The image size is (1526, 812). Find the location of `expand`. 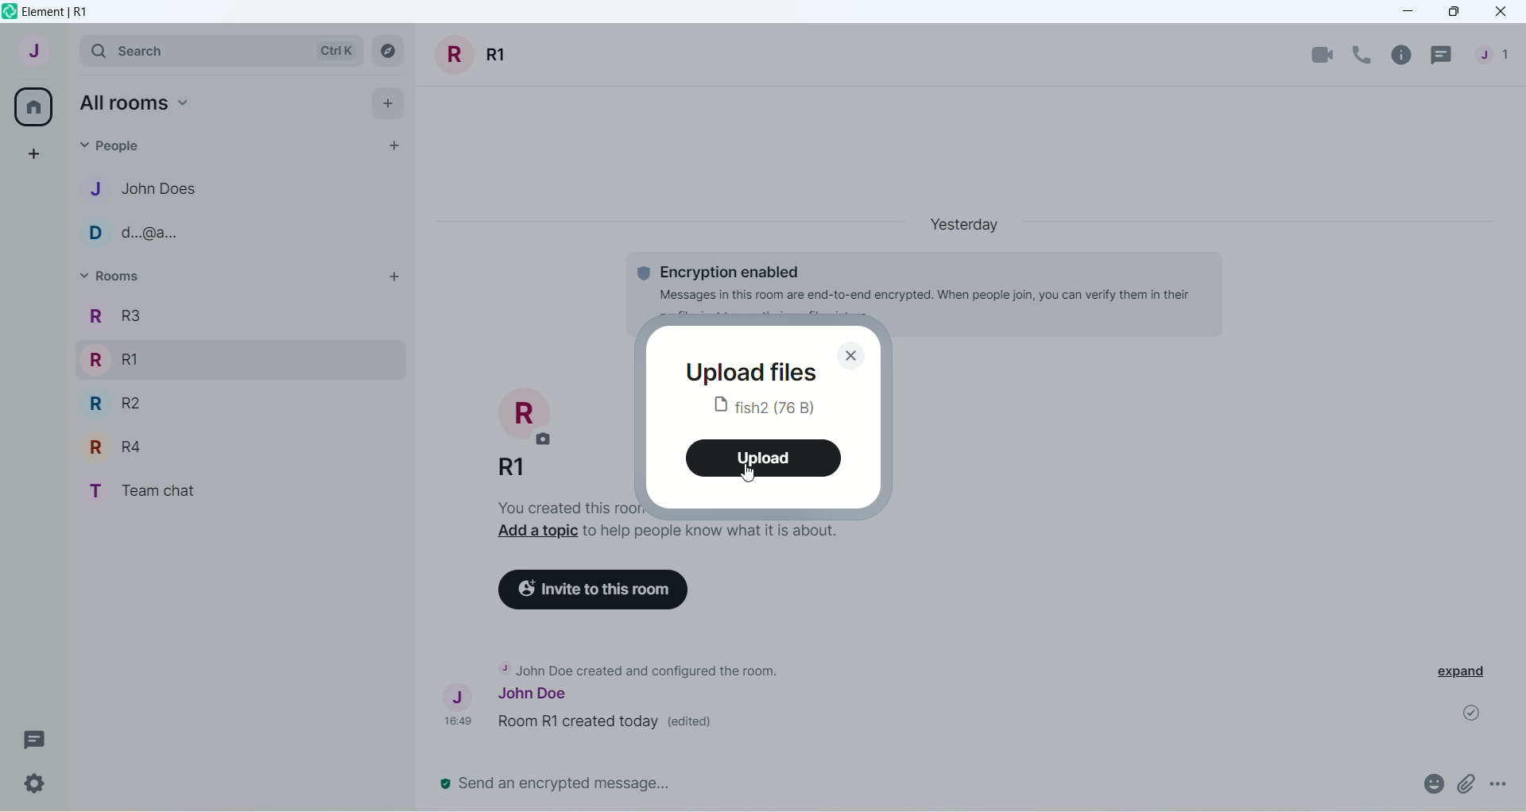

expand is located at coordinates (1467, 674).